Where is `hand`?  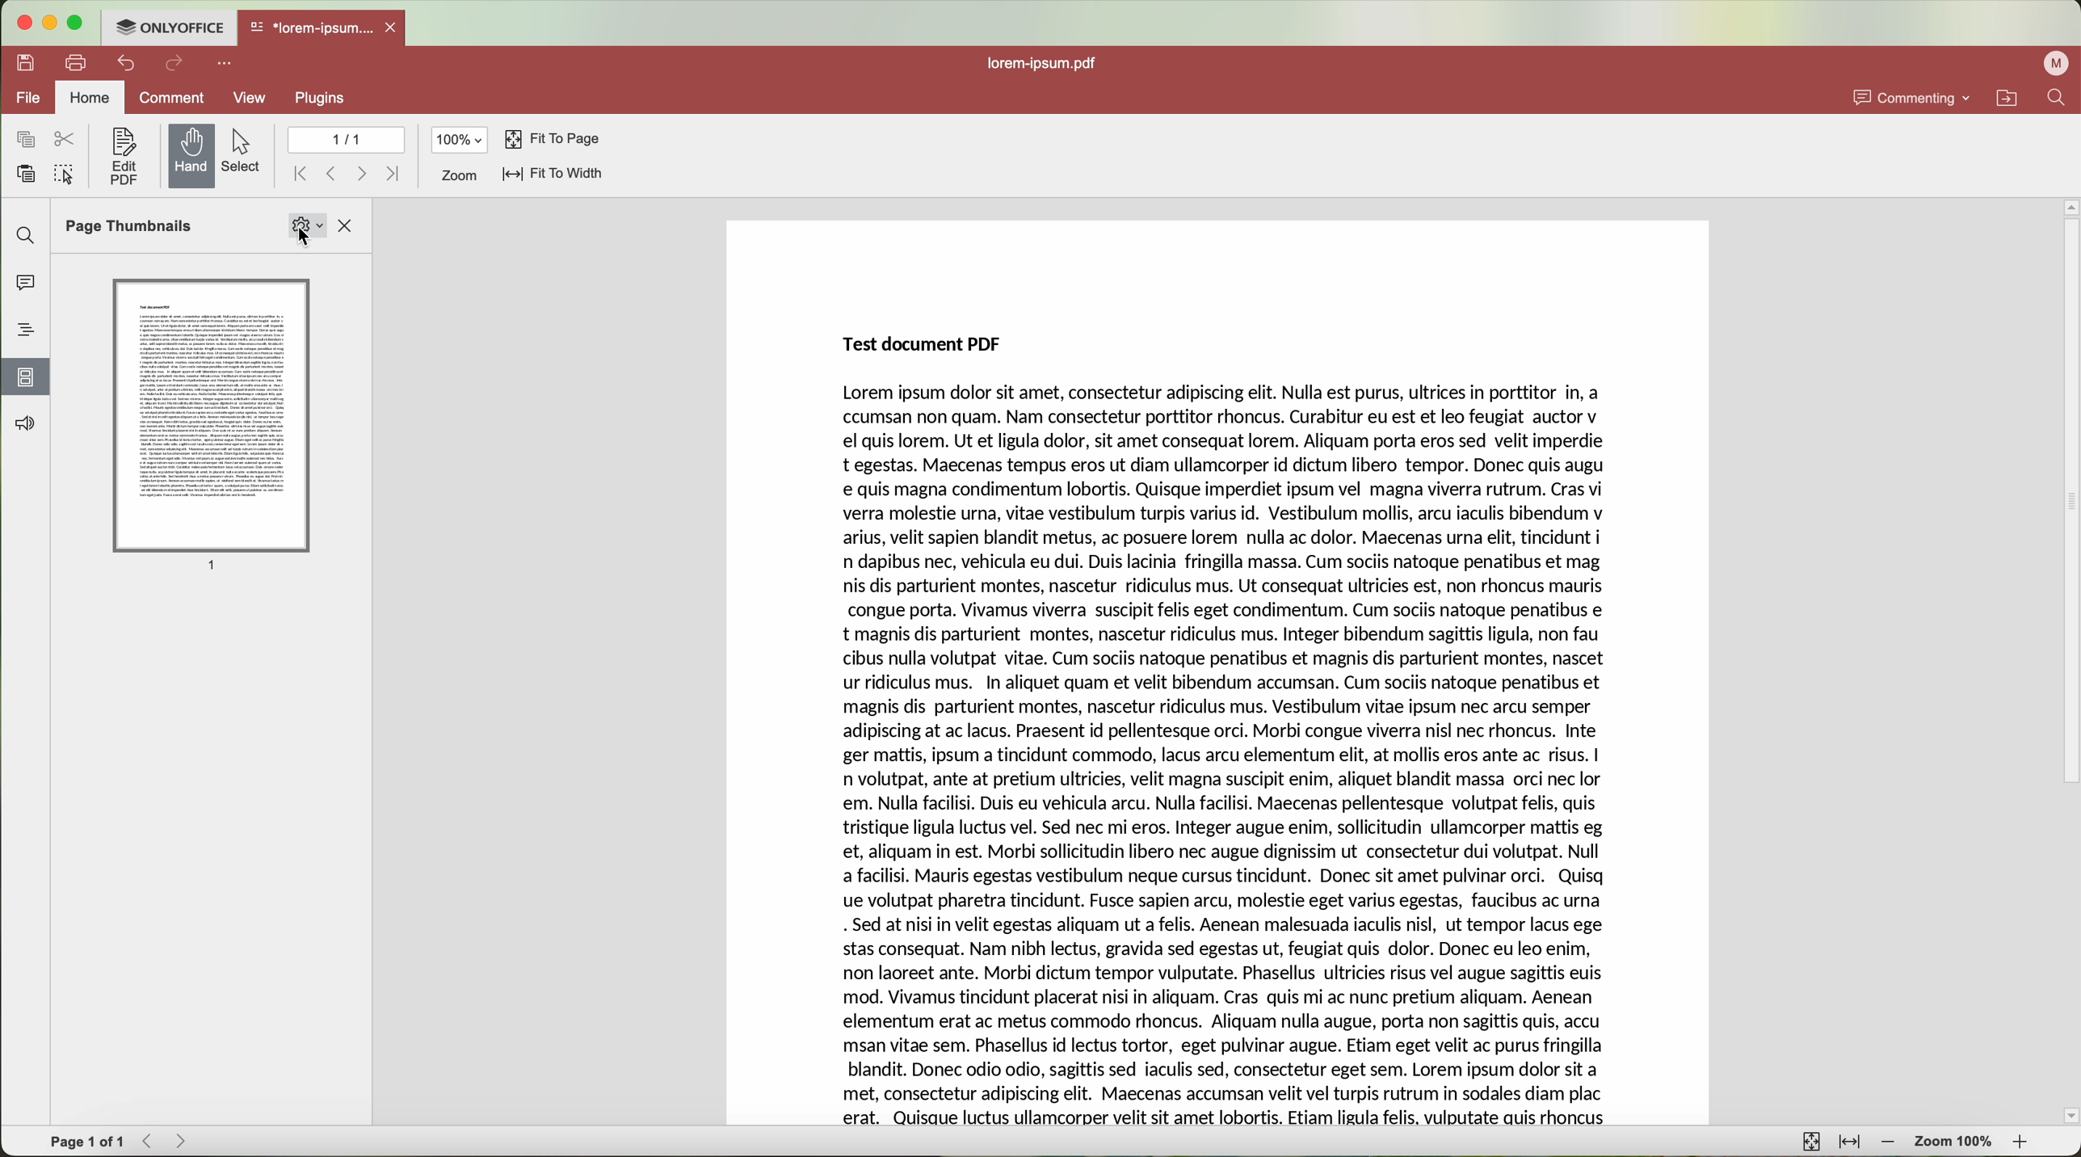
hand is located at coordinates (191, 155).